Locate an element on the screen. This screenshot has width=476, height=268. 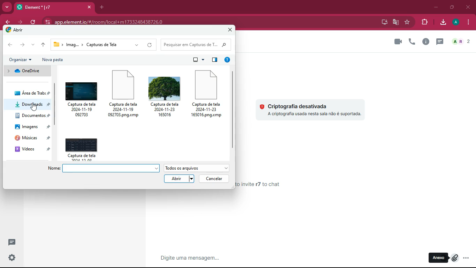
cancel is located at coordinates (215, 179).